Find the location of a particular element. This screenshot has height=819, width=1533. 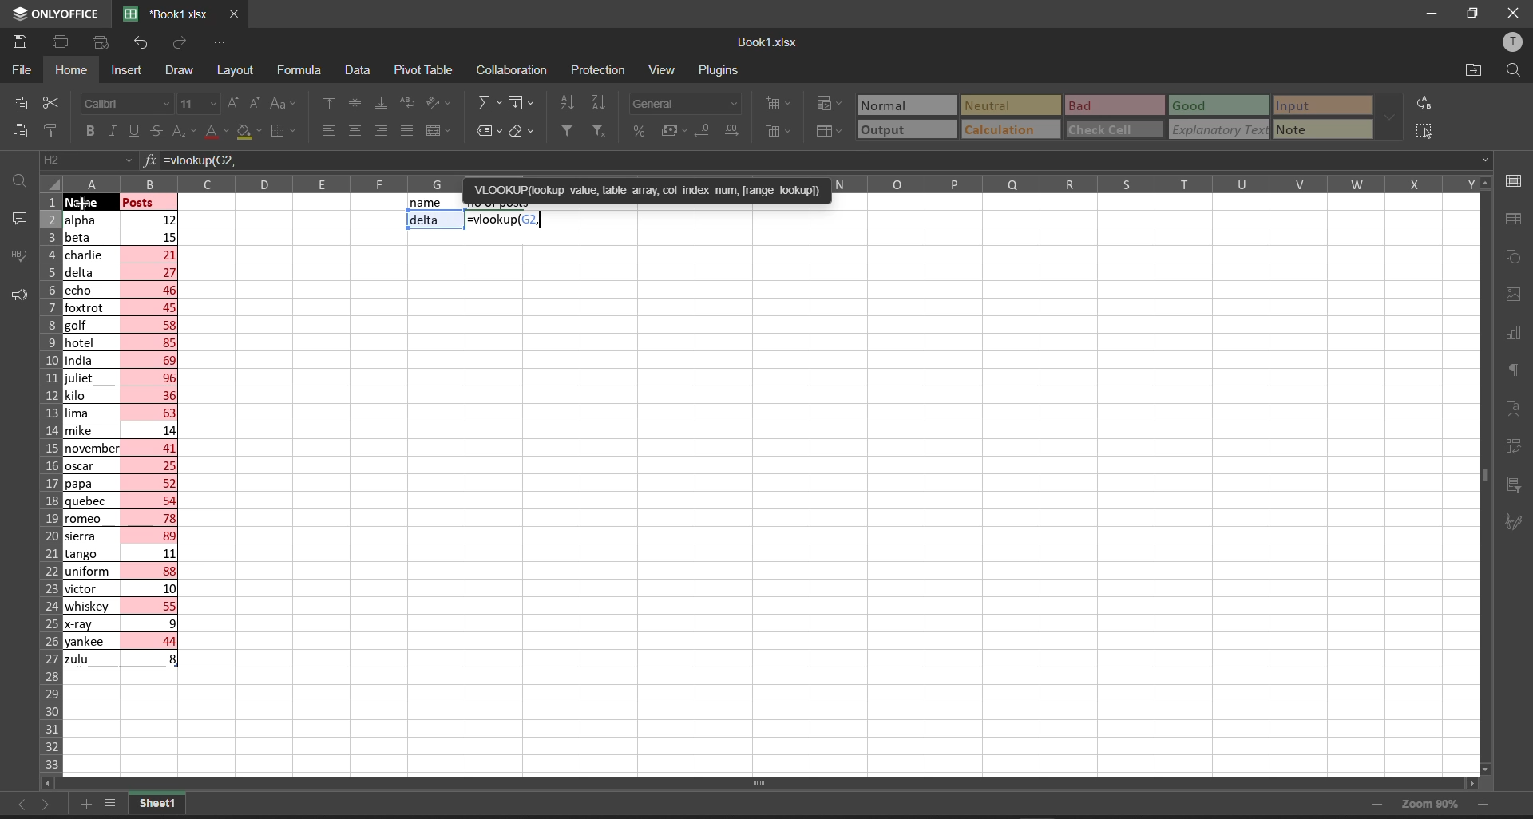

Neutral is located at coordinates (989, 105).